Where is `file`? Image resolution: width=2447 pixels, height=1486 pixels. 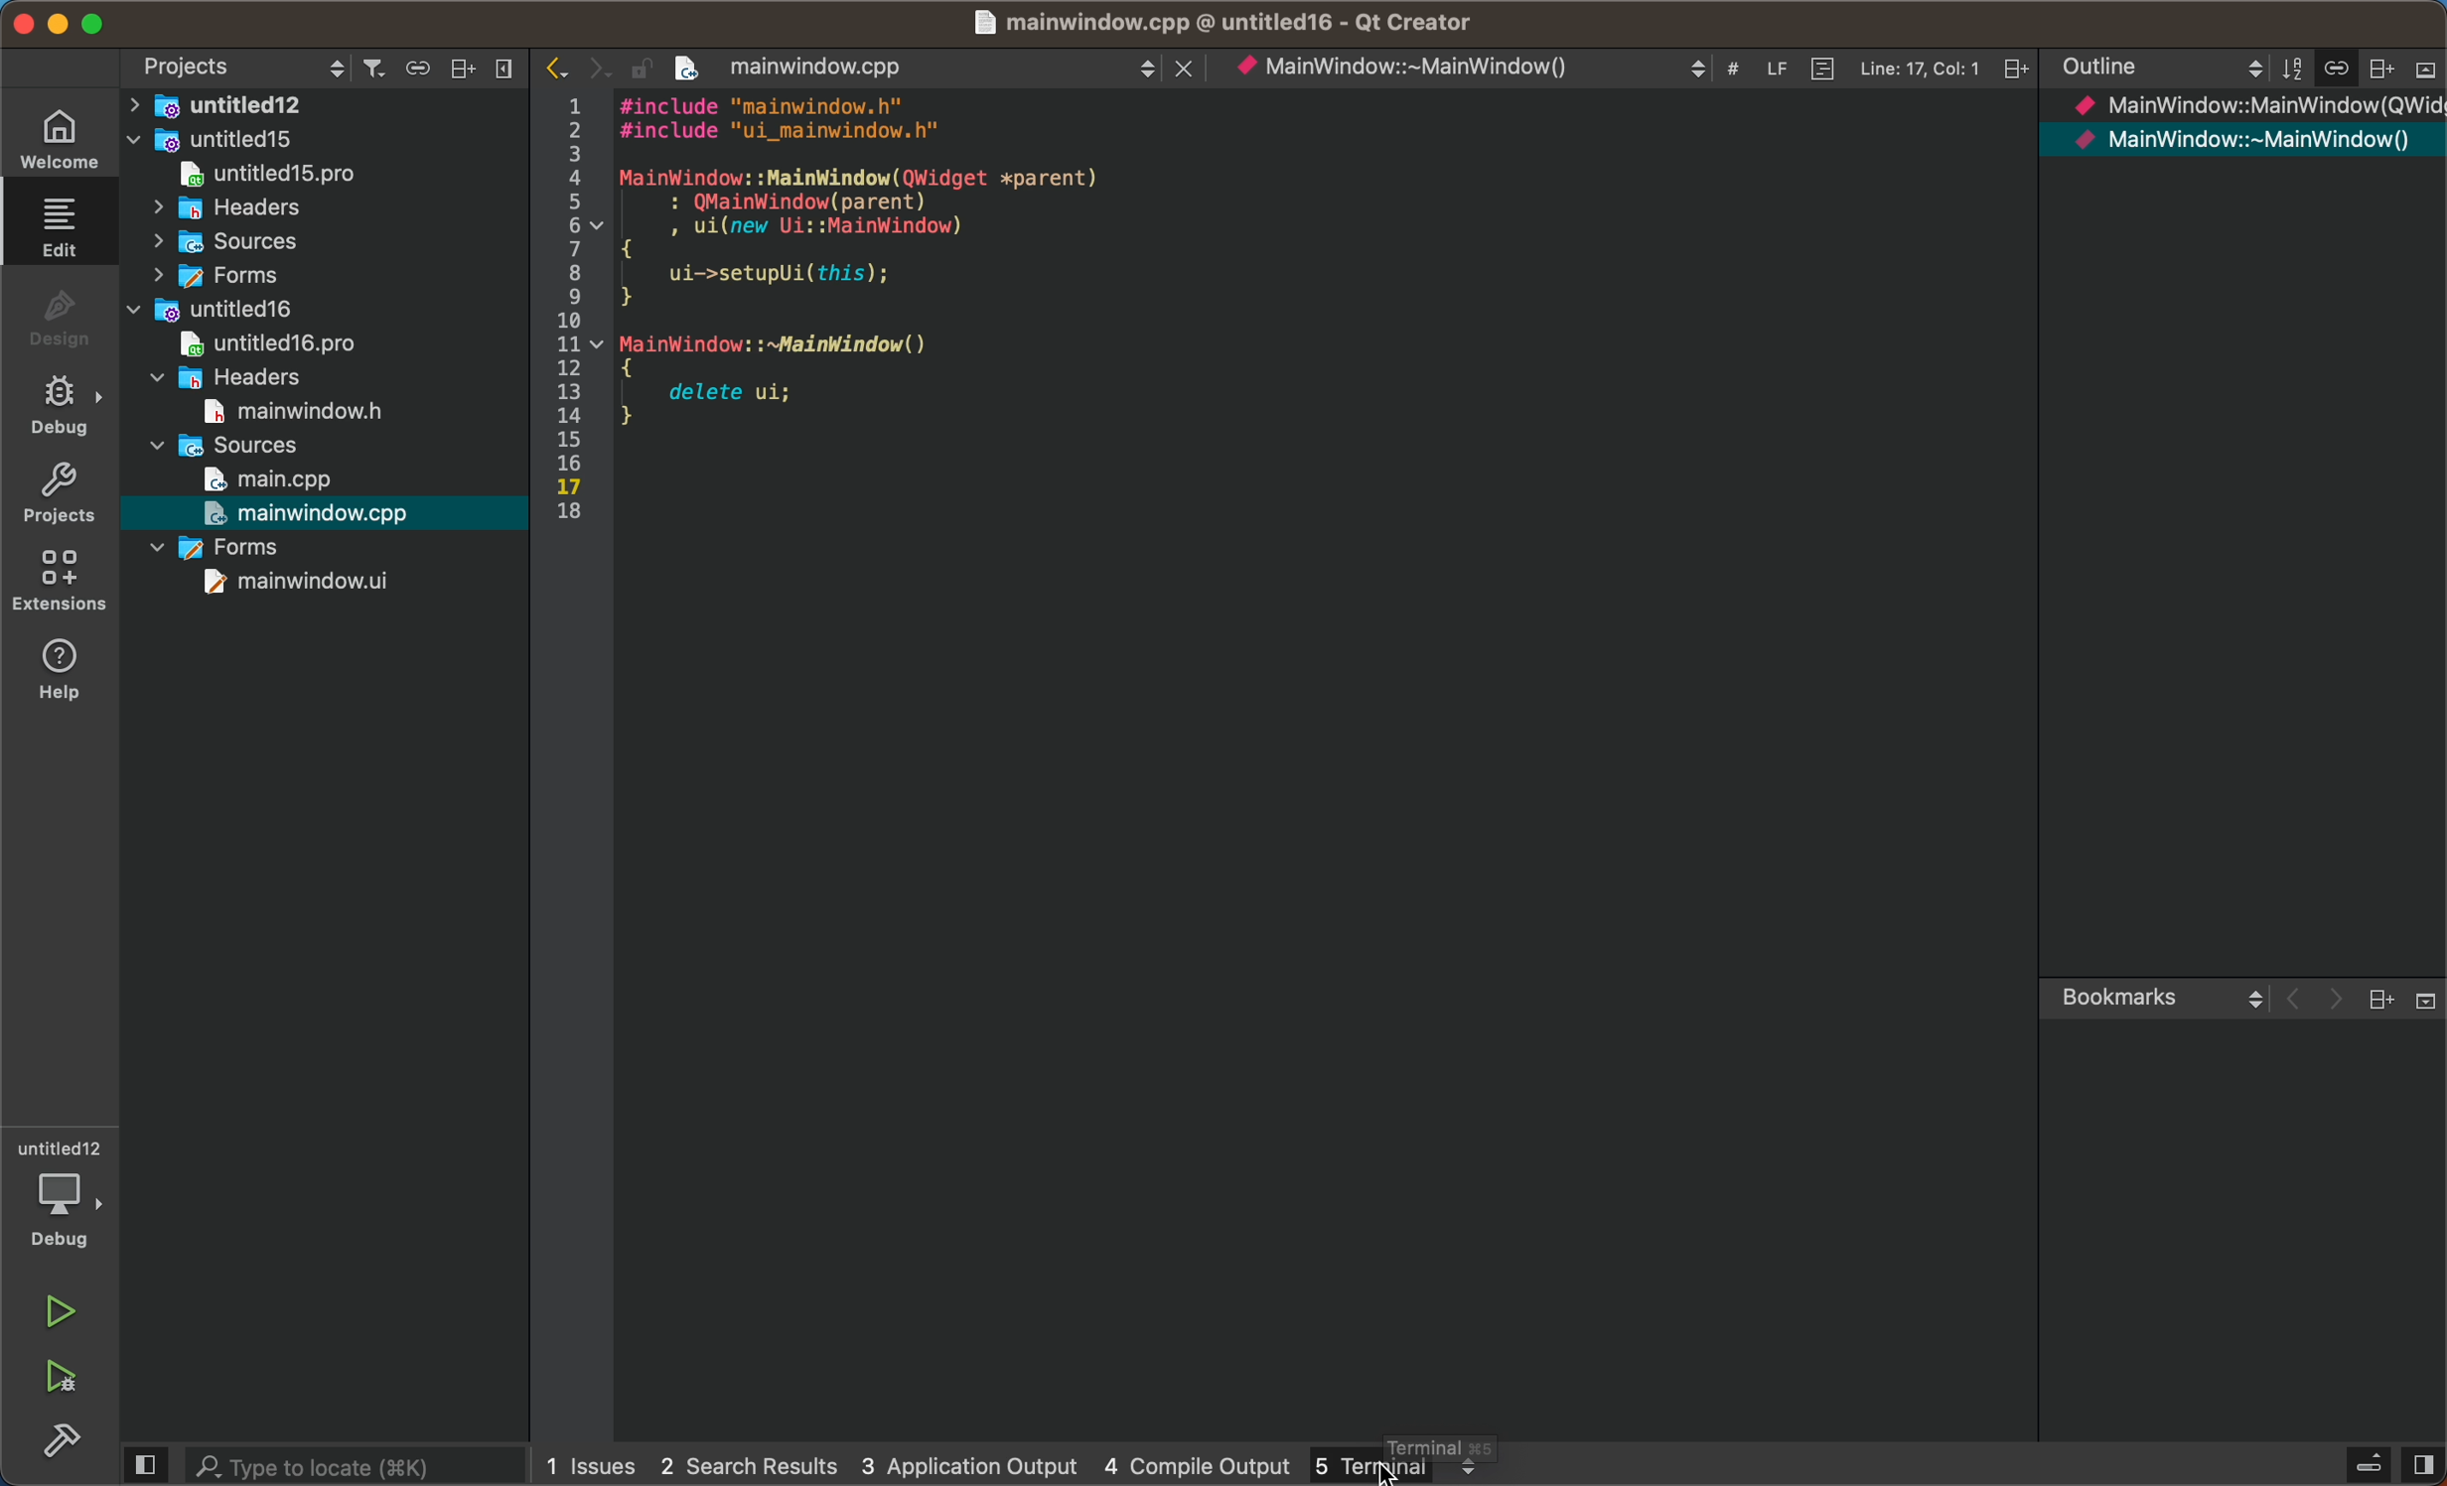
file is located at coordinates (299, 410).